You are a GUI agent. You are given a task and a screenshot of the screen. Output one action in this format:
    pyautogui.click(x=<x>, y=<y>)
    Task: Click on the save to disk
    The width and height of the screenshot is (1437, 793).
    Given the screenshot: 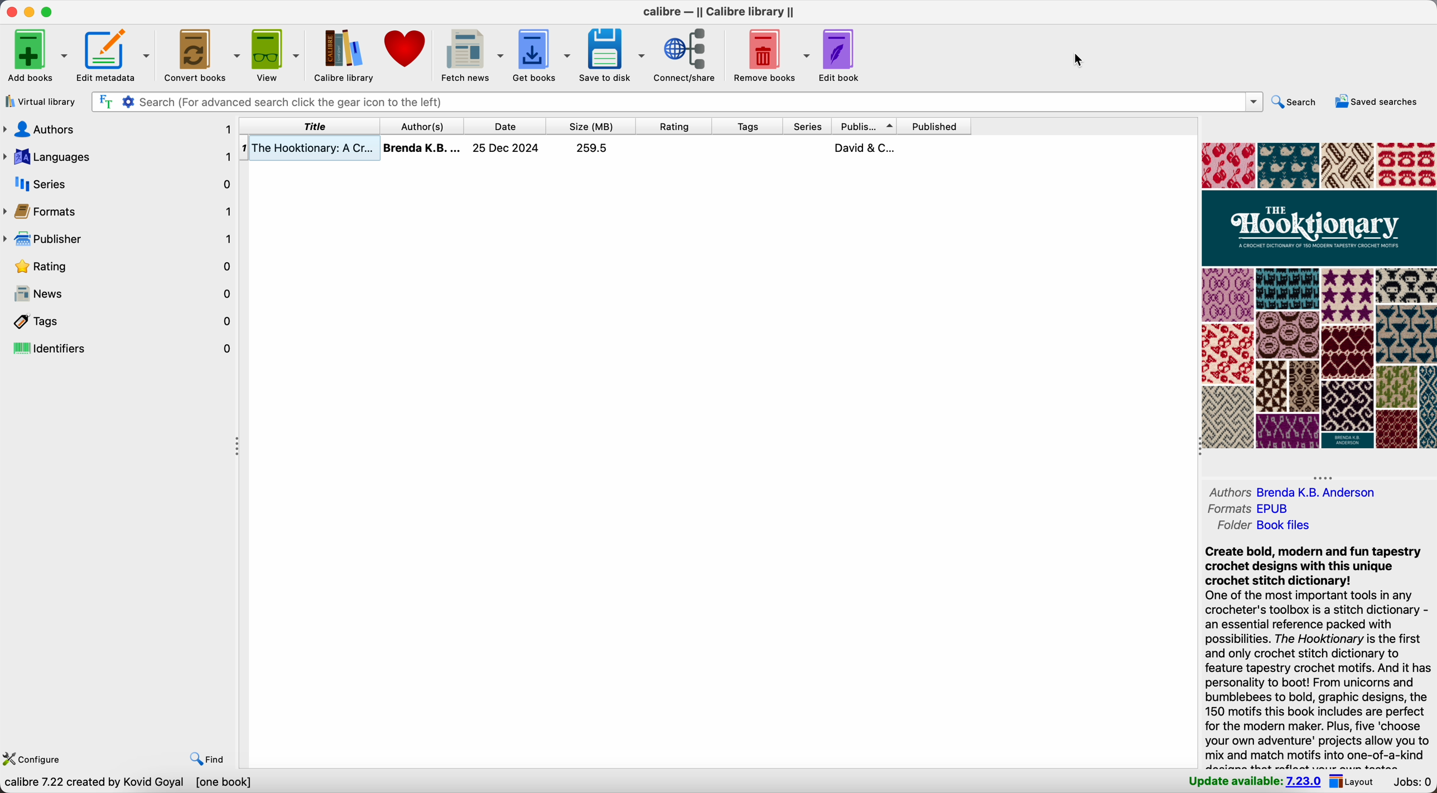 What is the action you would take?
    pyautogui.click(x=614, y=53)
    